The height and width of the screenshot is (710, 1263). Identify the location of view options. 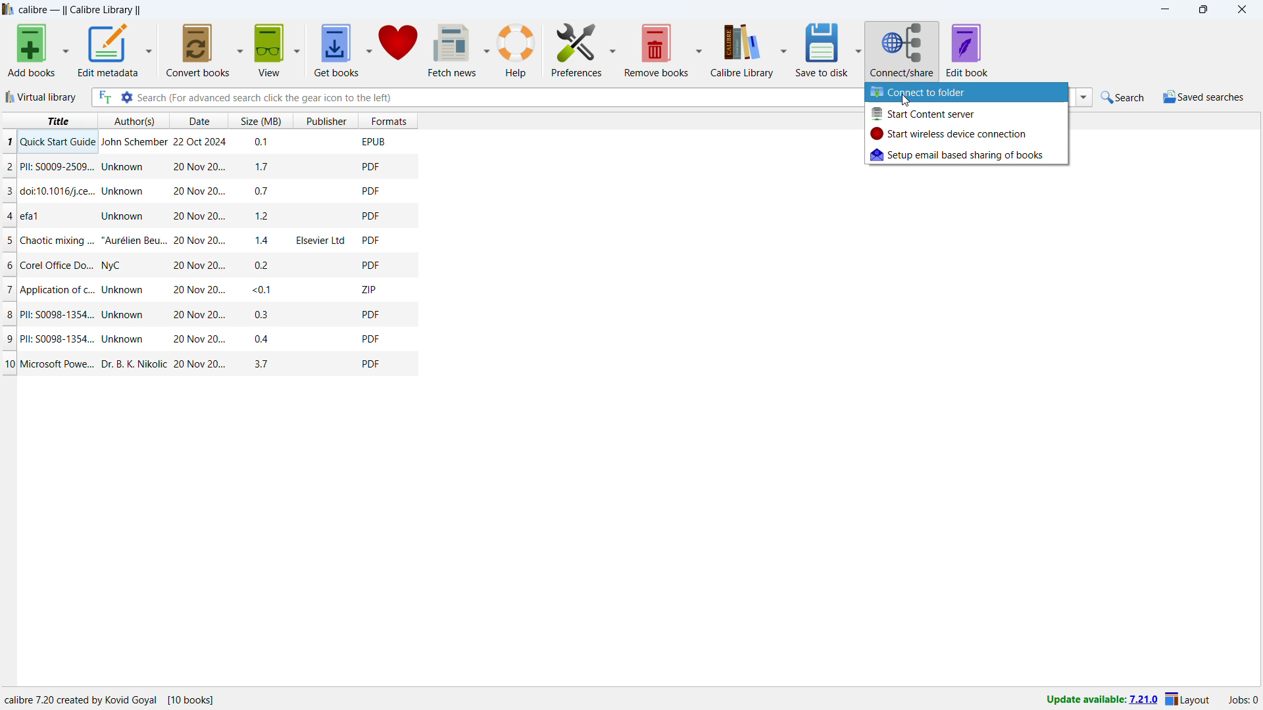
(297, 49).